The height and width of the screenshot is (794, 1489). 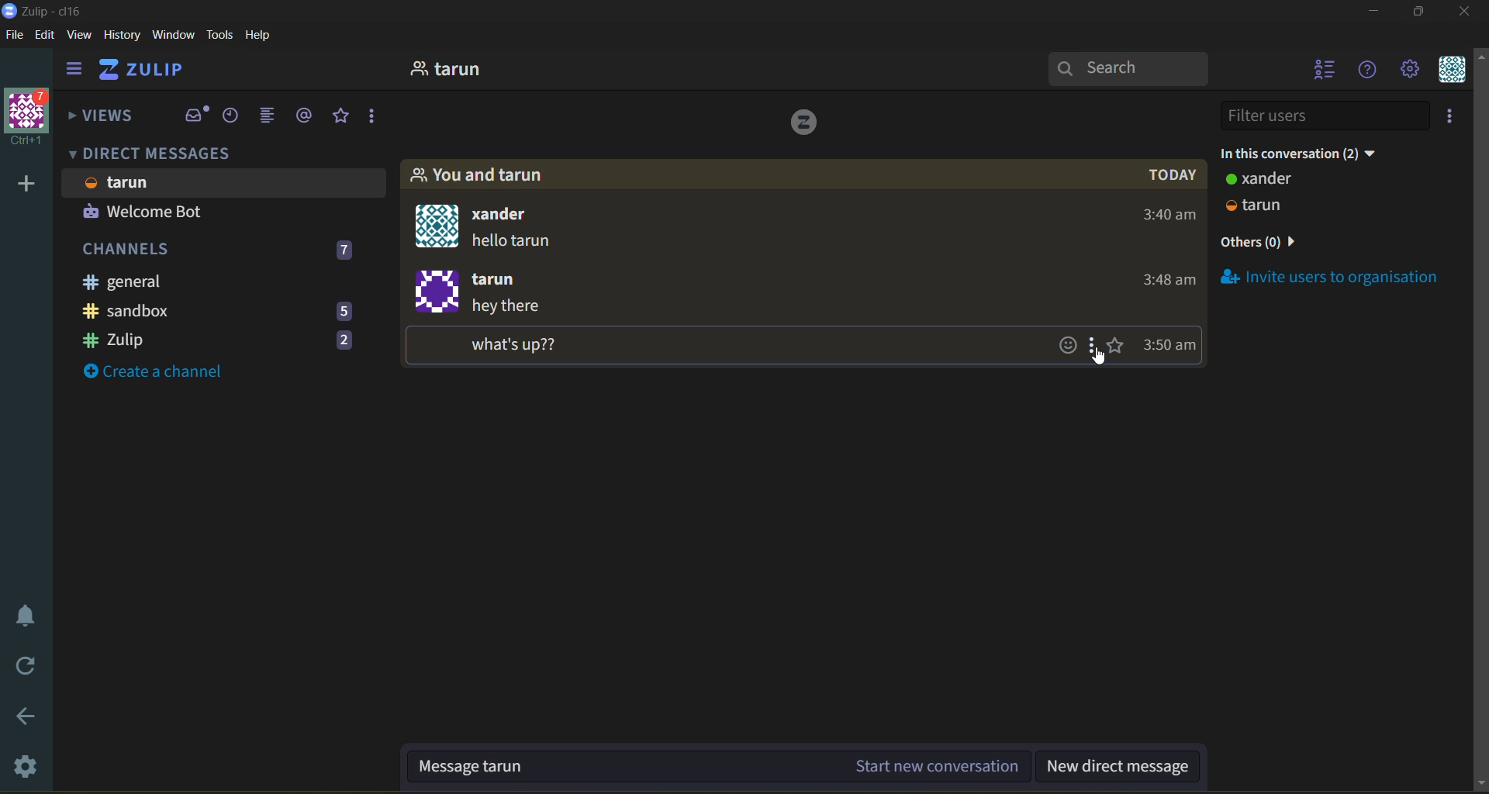 I want to click on invite users to organisation, so click(x=1447, y=116).